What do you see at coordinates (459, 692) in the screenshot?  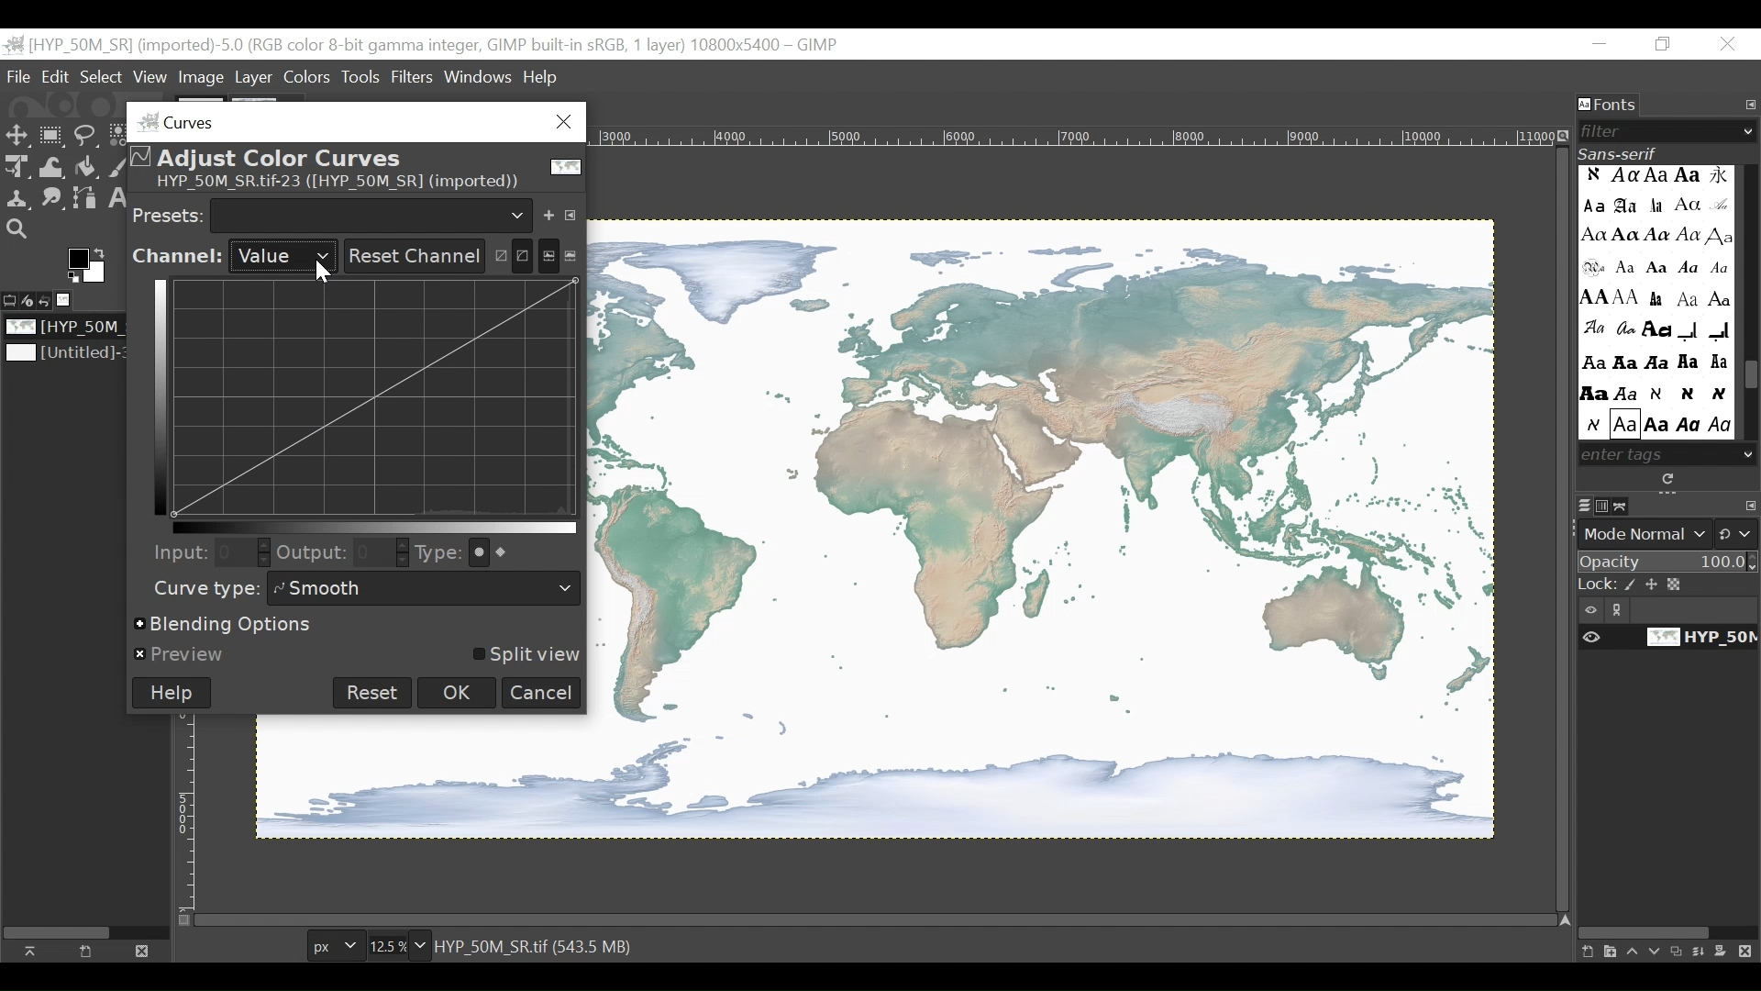 I see `OK` at bounding box center [459, 692].